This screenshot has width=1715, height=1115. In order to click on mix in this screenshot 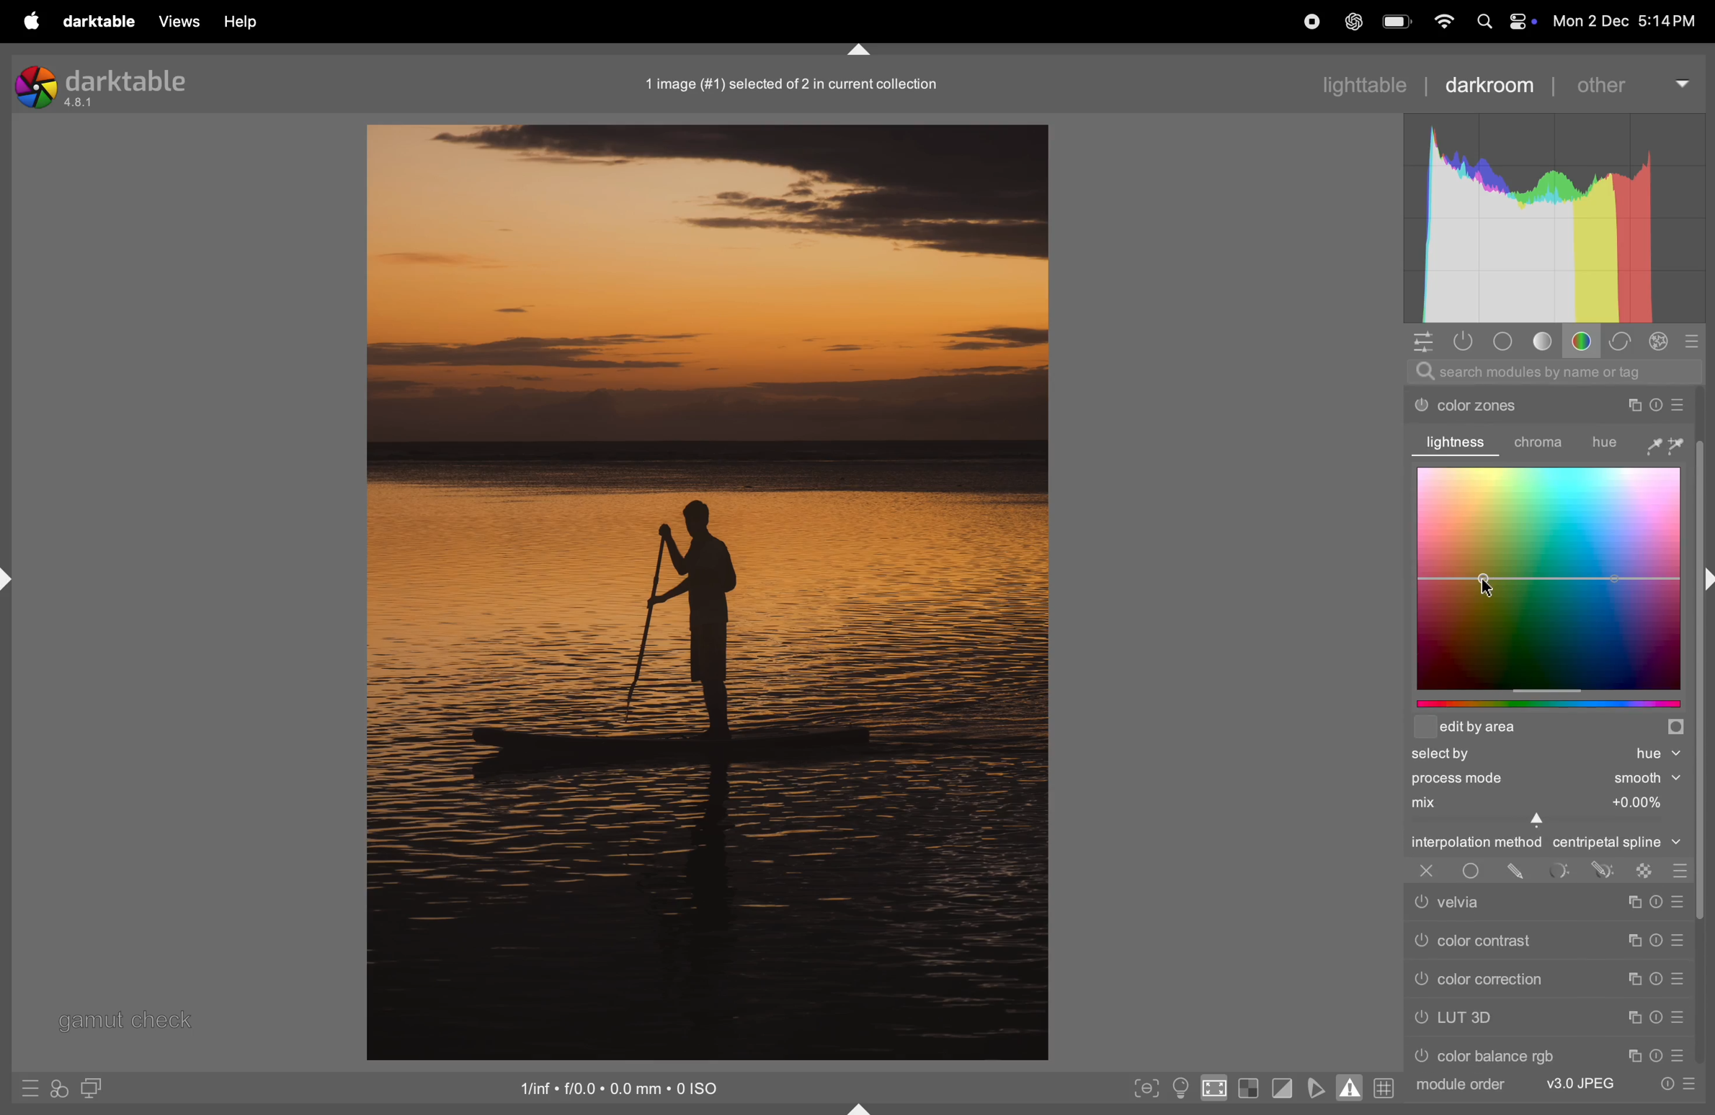, I will do `click(1542, 801)`.